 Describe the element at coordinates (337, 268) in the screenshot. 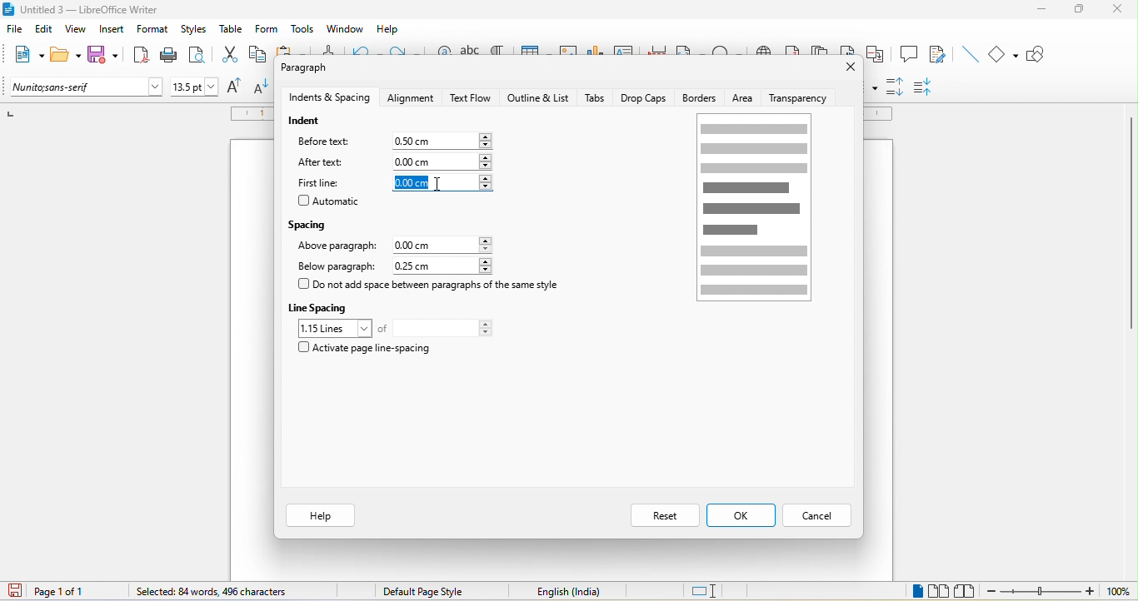

I see `below paragraph` at that location.